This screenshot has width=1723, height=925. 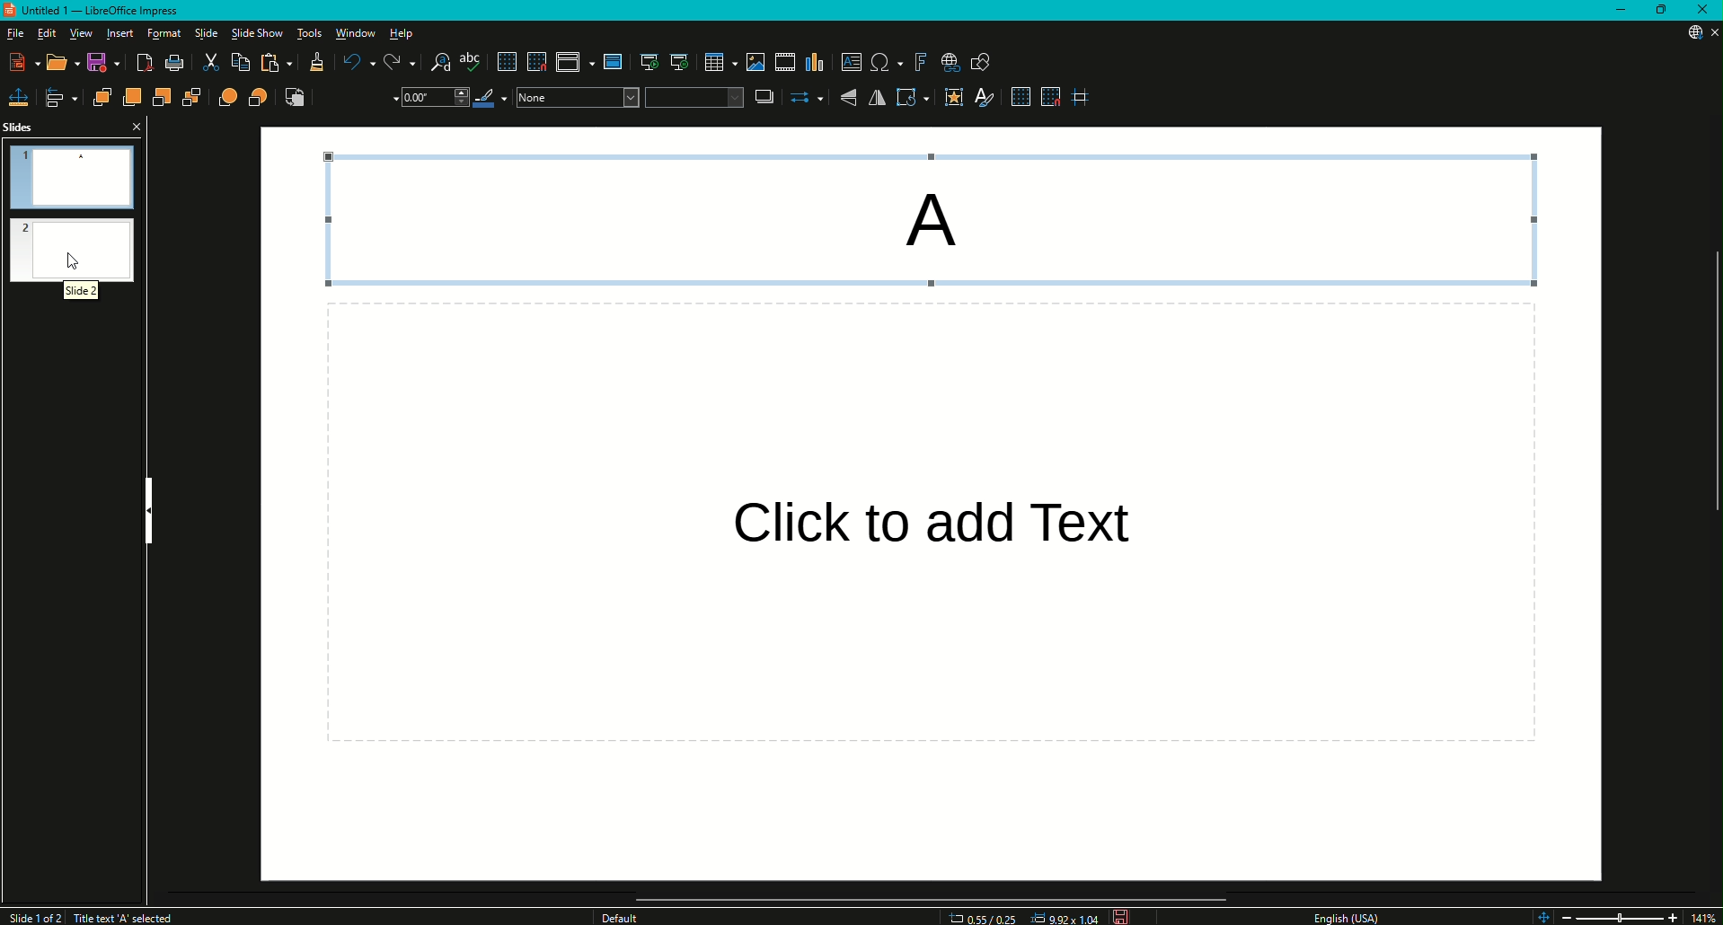 What do you see at coordinates (850, 99) in the screenshot?
I see `Vertically` at bounding box center [850, 99].